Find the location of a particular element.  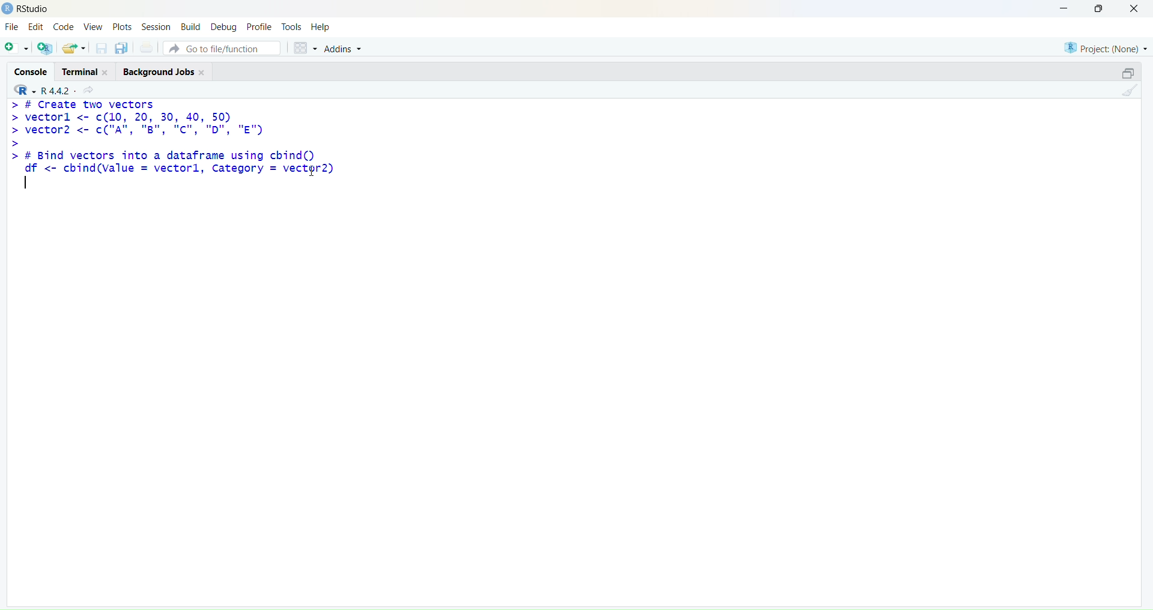

cursor is located at coordinates (312, 171).